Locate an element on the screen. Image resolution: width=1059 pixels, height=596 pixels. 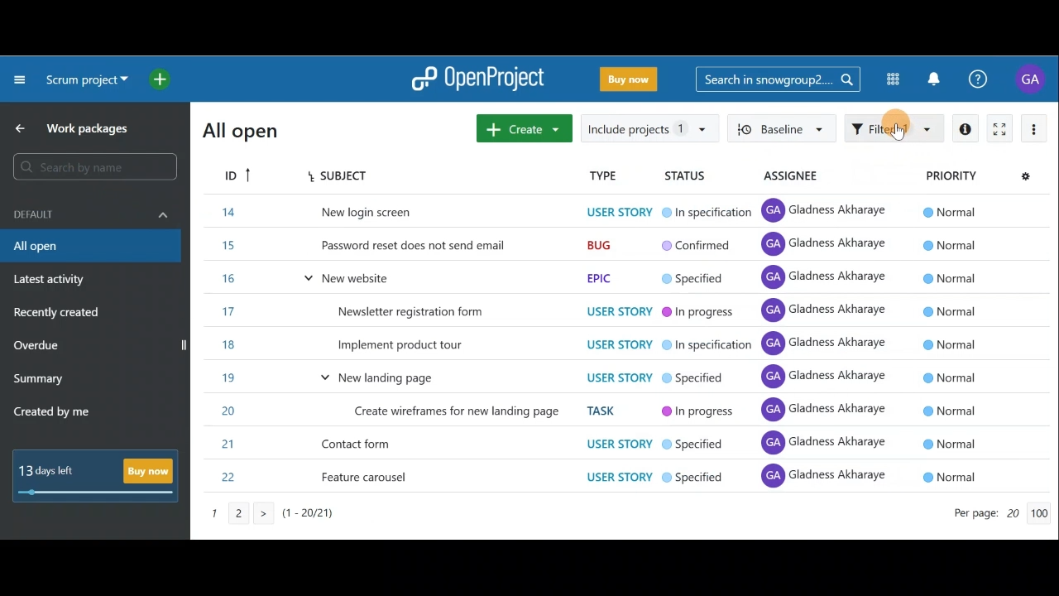
Buy now is located at coordinates (632, 82).